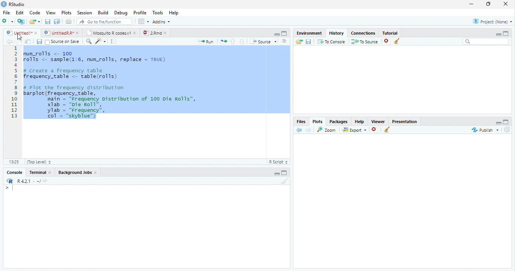  Describe the element at coordinates (365, 41) in the screenshot. I see `To Source` at that location.